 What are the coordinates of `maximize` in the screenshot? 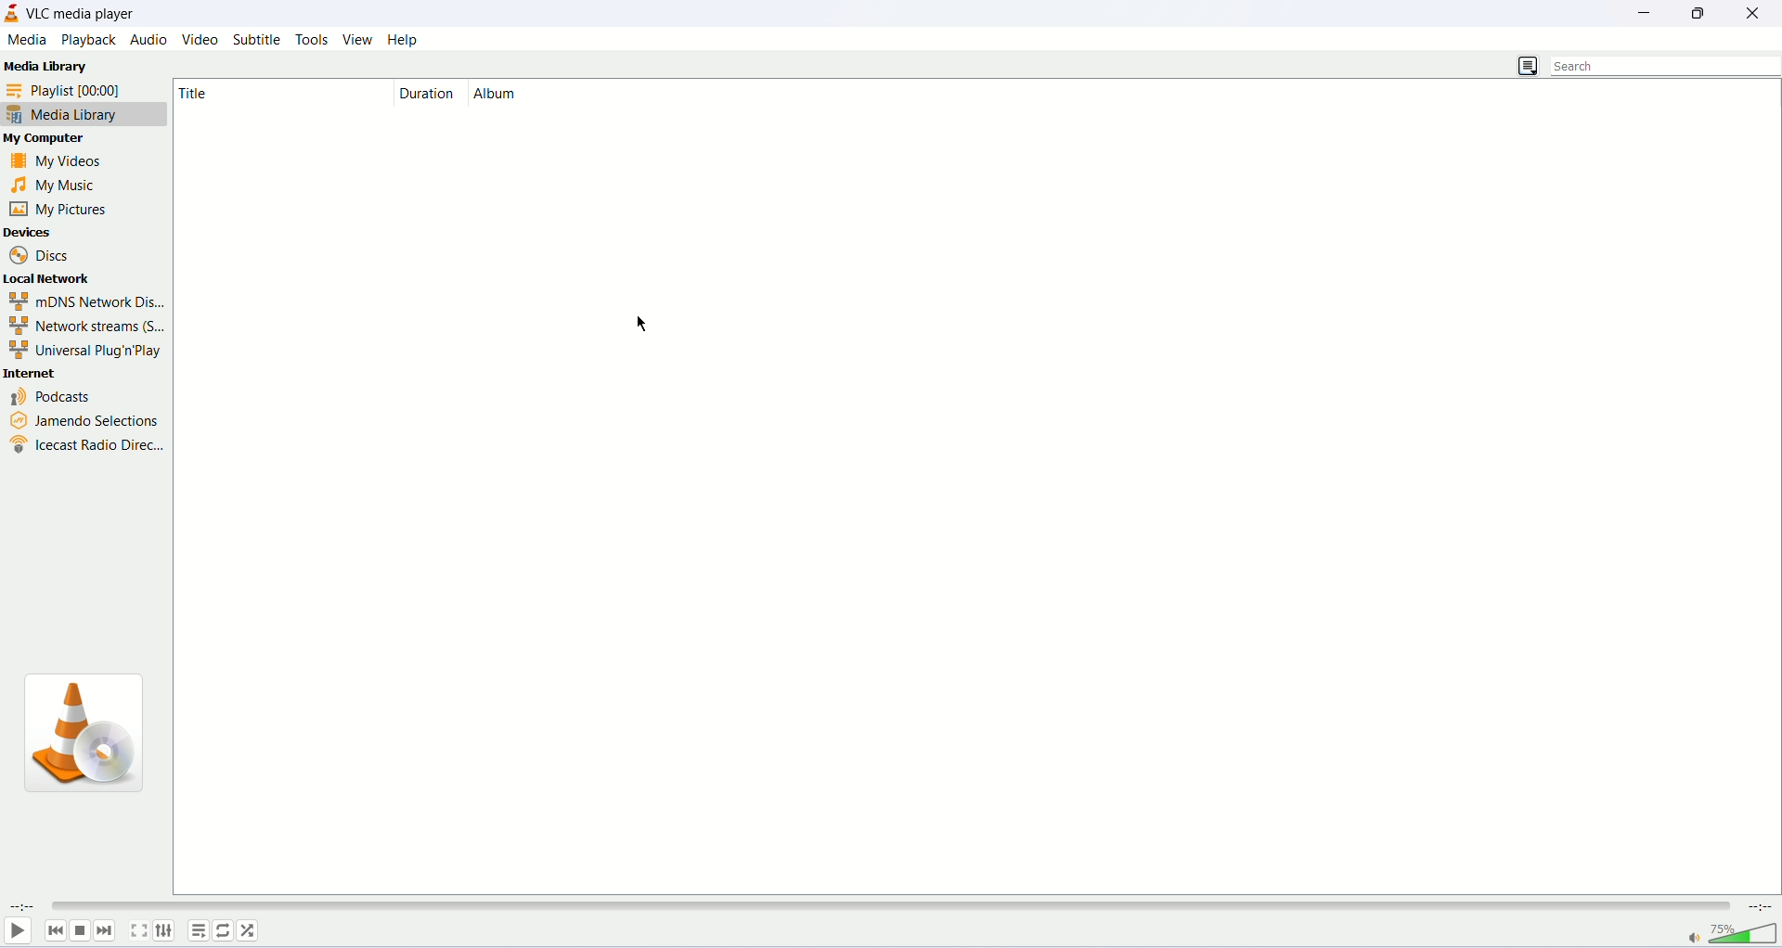 It's located at (1700, 14).